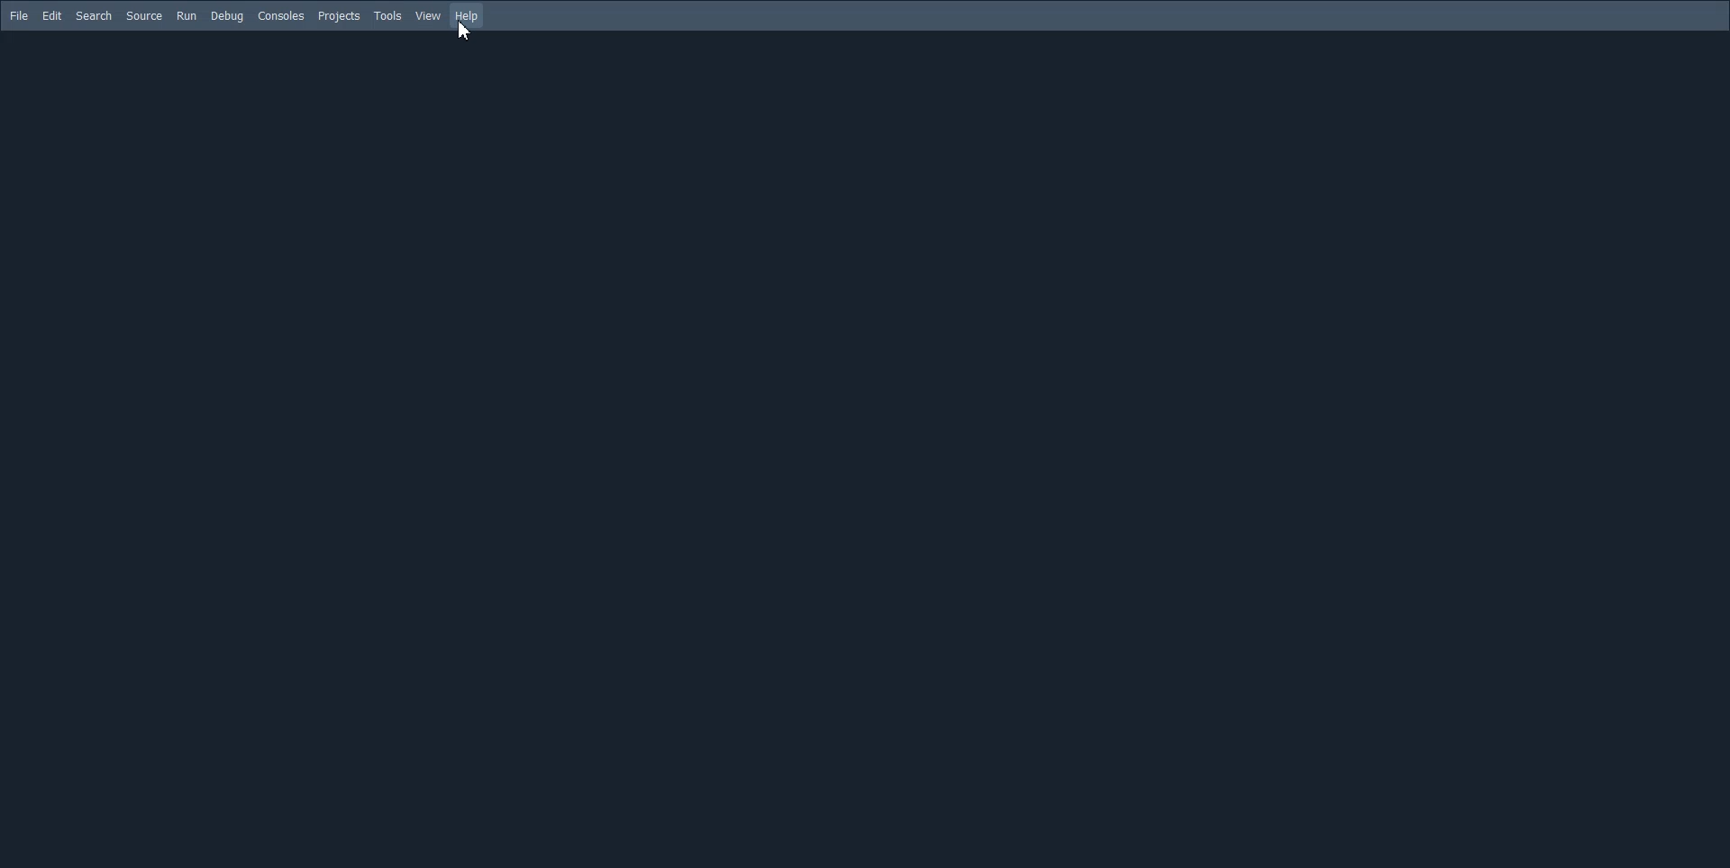 Image resolution: width=1730 pixels, height=868 pixels. Describe the element at coordinates (187, 16) in the screenshot. I see `Run` at that location.